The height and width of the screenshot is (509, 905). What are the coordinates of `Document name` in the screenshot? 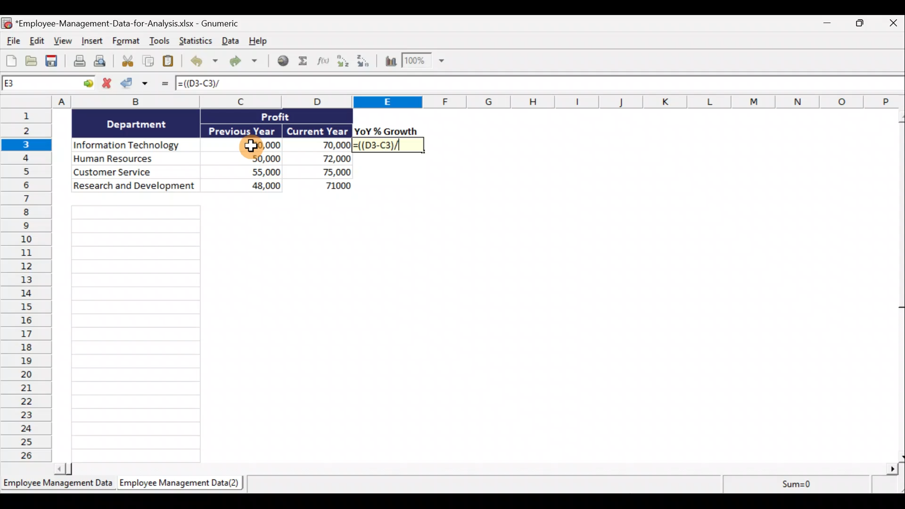 It's located at (129, 23).